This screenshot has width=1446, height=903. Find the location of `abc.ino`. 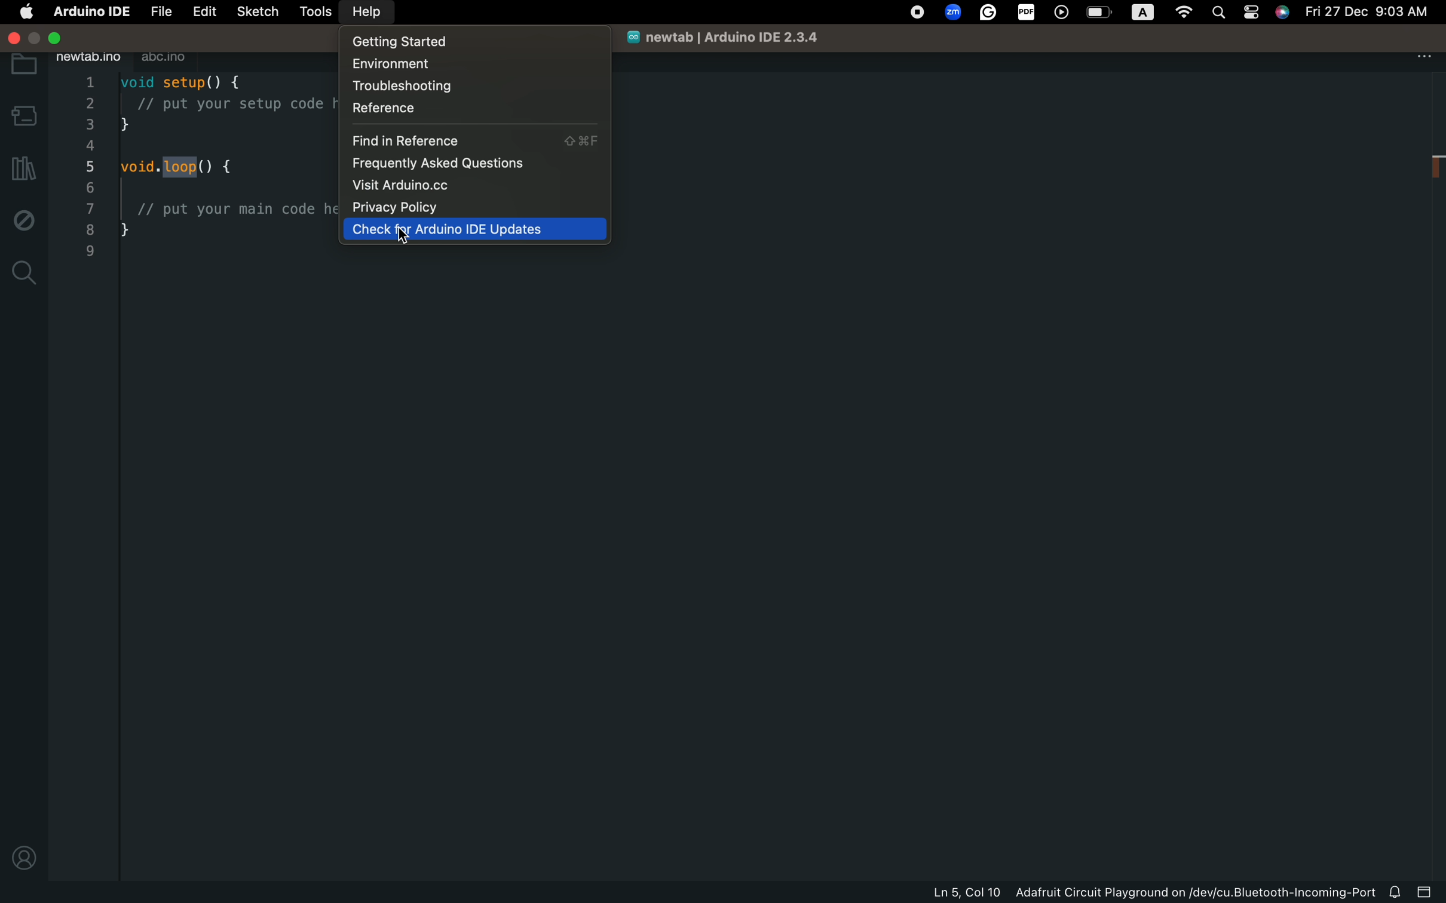

abc.ino is located at coordinates (164, 57).